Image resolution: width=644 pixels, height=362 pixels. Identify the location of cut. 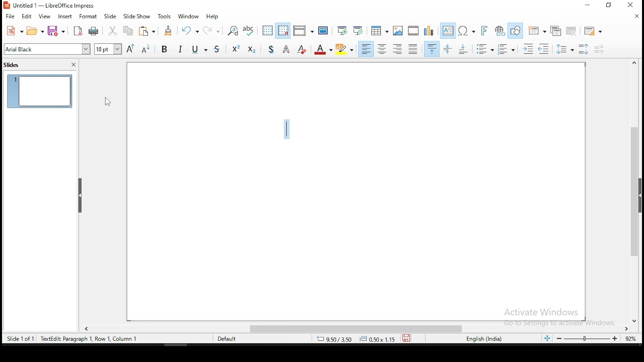
(113, 31).